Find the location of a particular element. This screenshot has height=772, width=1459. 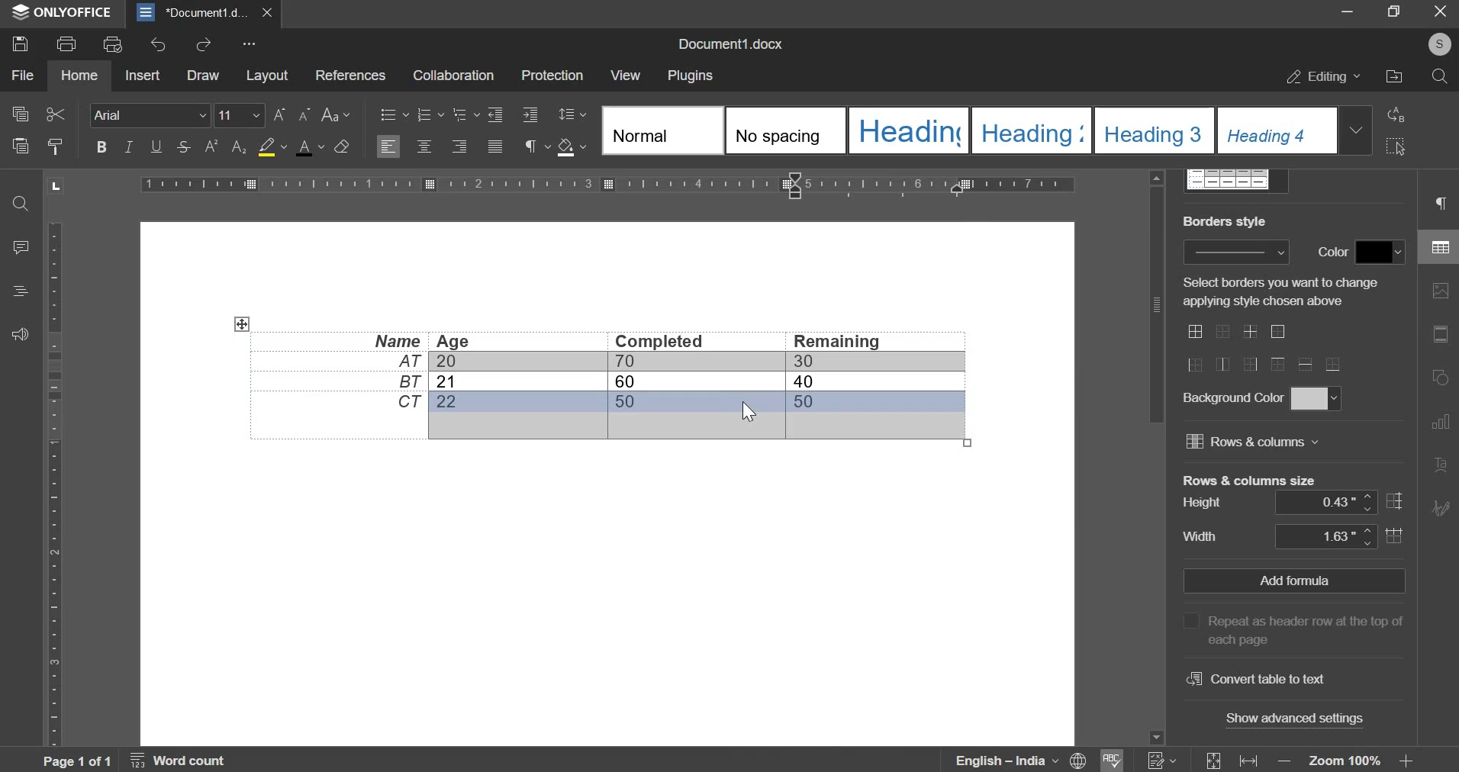

undo is located at coordinates (156, 44).